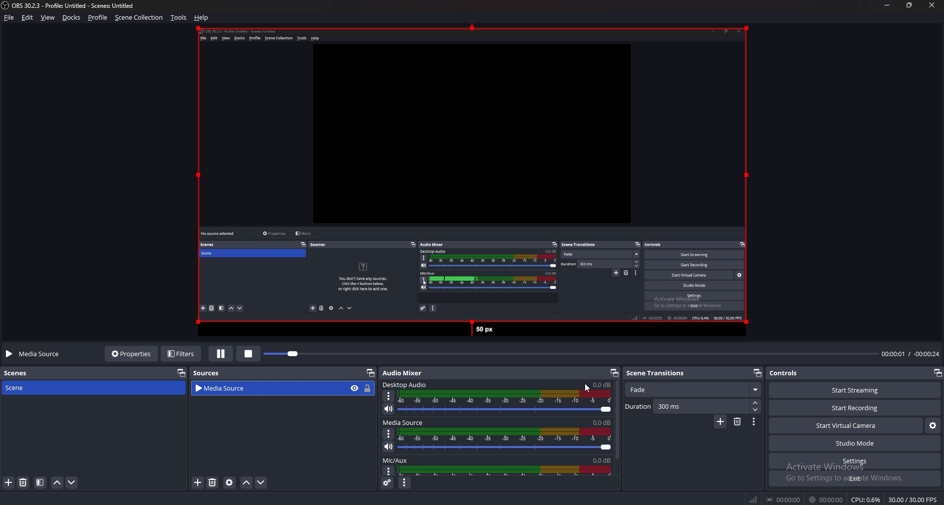  Describe the element at coordinates (179, 354) in the screenshot. I see `Filters` at that location.